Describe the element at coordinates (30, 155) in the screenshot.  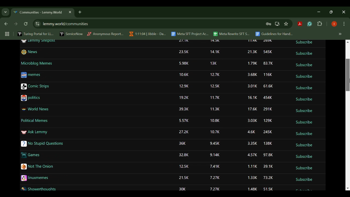
I see `Games` at that location.